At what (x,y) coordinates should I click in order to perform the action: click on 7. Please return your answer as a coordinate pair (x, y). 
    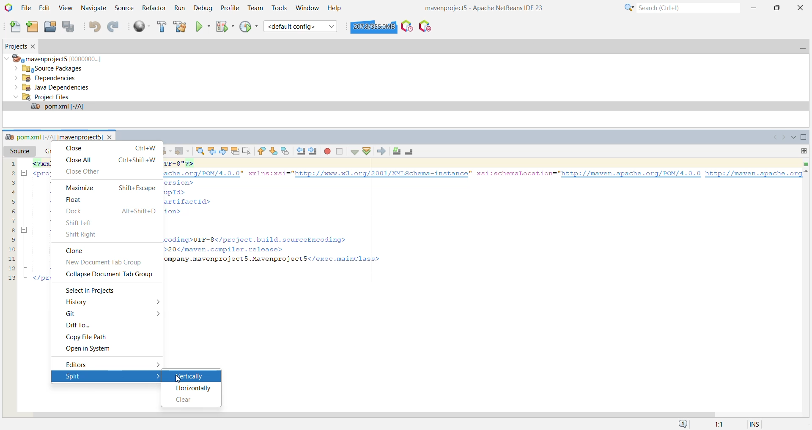
    Looking at the image, I should click on (12, 220).